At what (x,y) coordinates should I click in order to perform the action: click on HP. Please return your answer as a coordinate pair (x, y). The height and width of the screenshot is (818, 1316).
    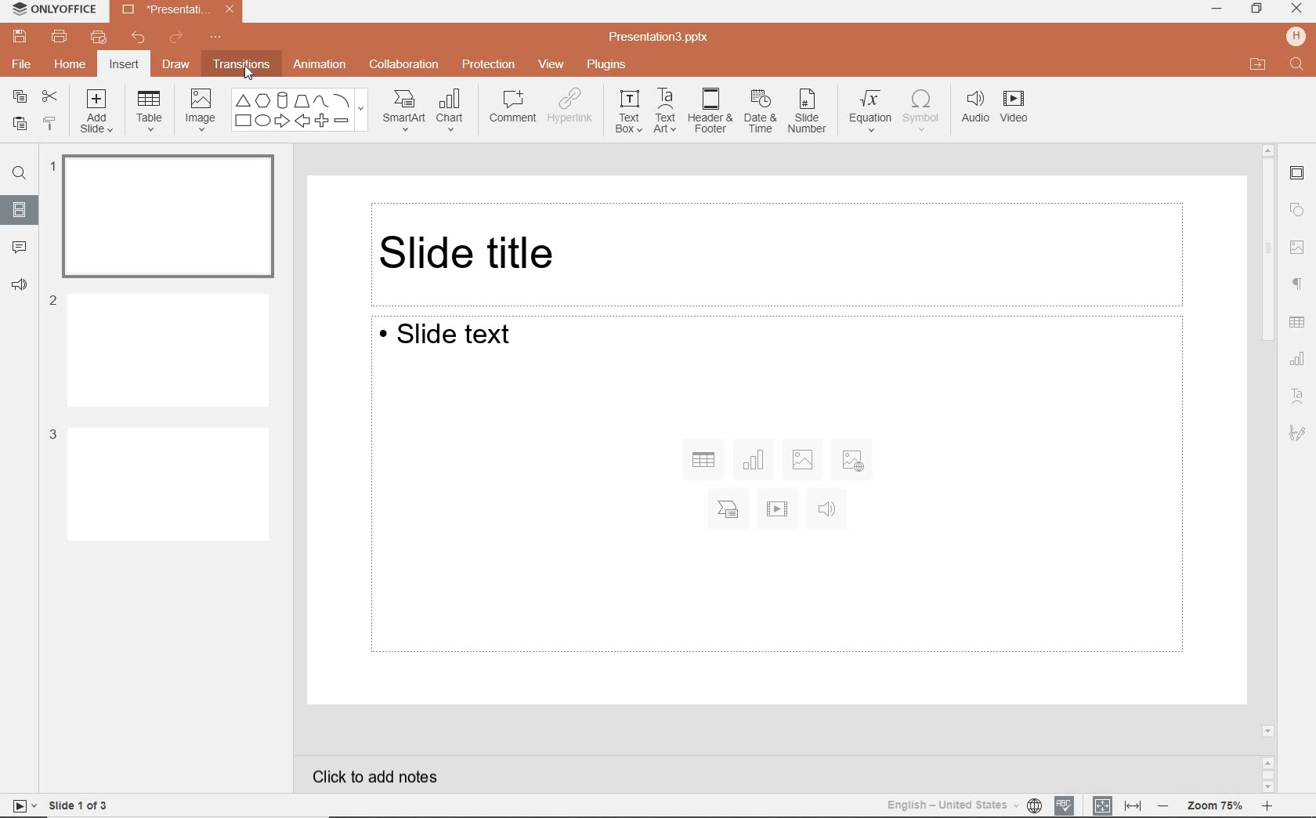
    Looking at the image, I should click on (1294, 37).